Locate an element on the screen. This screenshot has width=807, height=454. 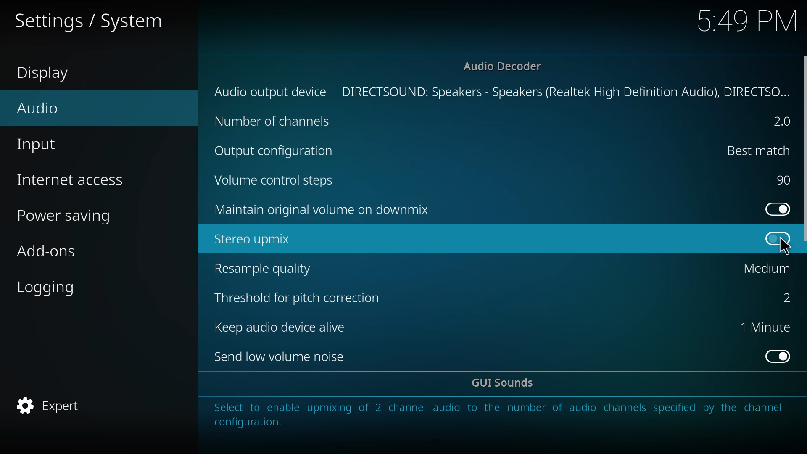
2 is located at coordinates (782, 121).